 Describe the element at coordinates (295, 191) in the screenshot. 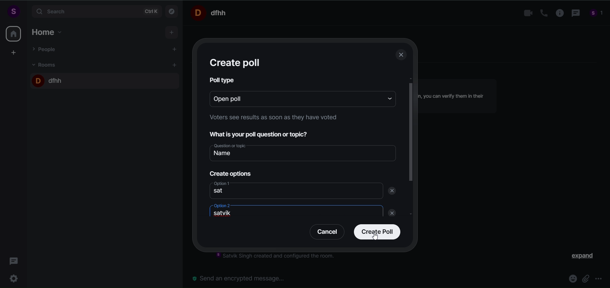

I see `option 1` at that location.